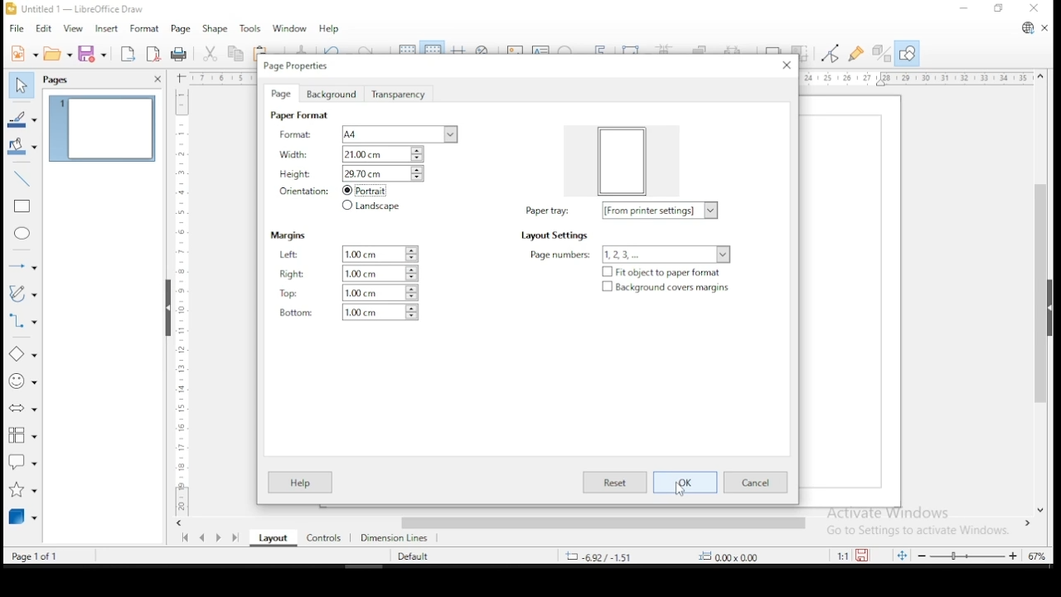 The image size is (1061, 597). What do you see at coordinates (484, 49) in the screenshot?
I see `pan and zoom` at bounding box center [484, 49].